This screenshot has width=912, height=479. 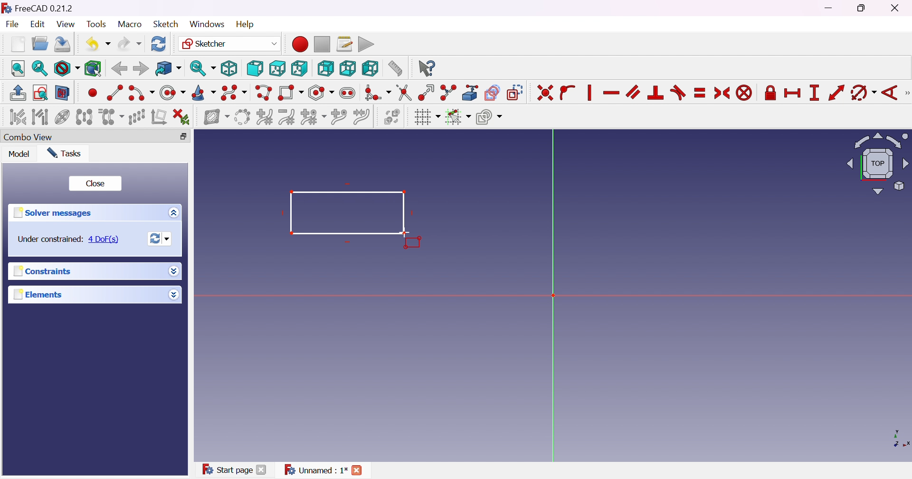 I want to click on Fit all, so click(x=18, y=68).